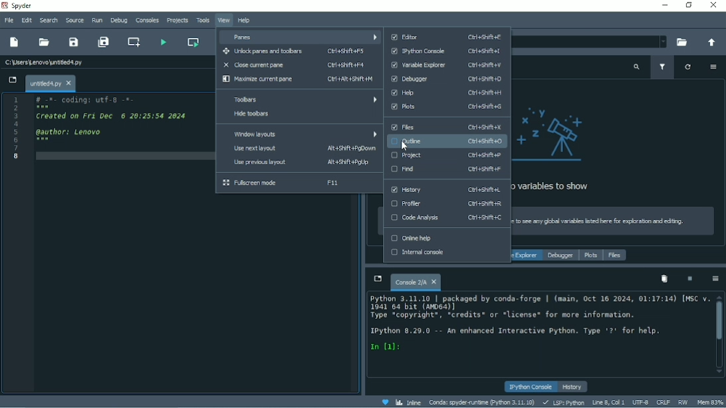  Describe the element at coordinates (590, 42) in the screenshot. I see `File location` at that location.